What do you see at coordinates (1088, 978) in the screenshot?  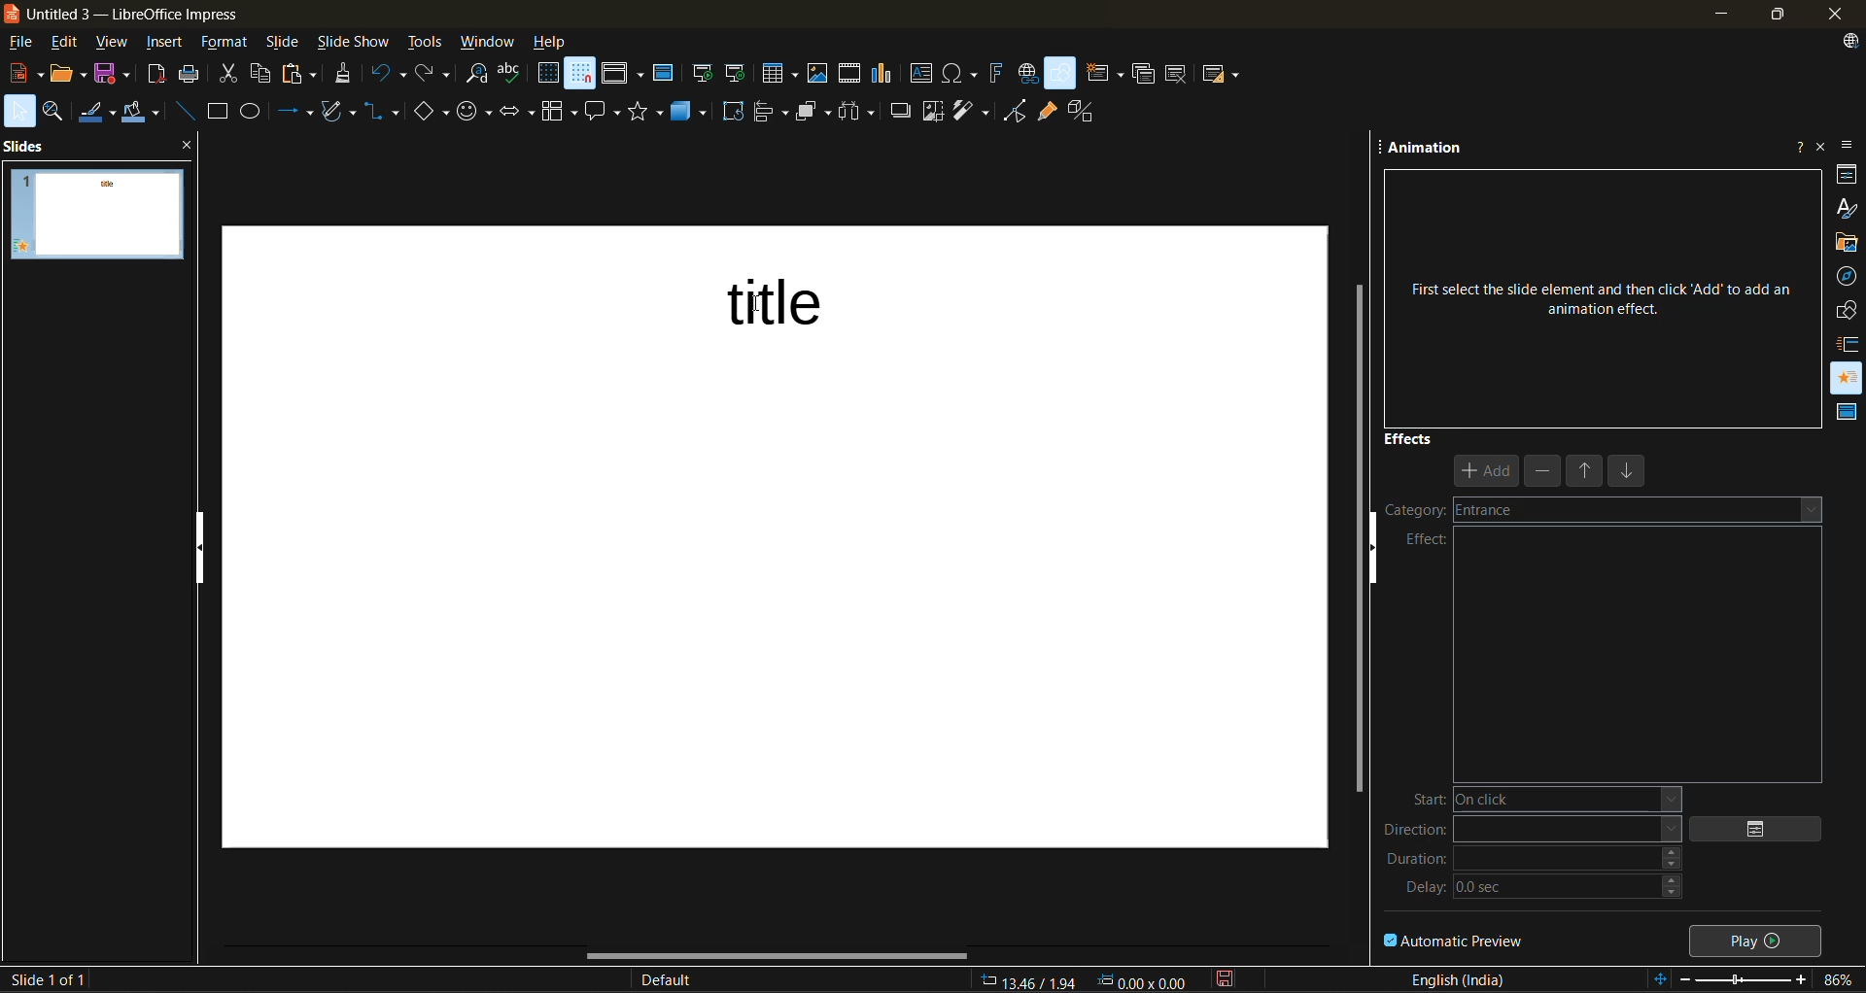 I see `co ordininates` at bounding box center [1088, 978].